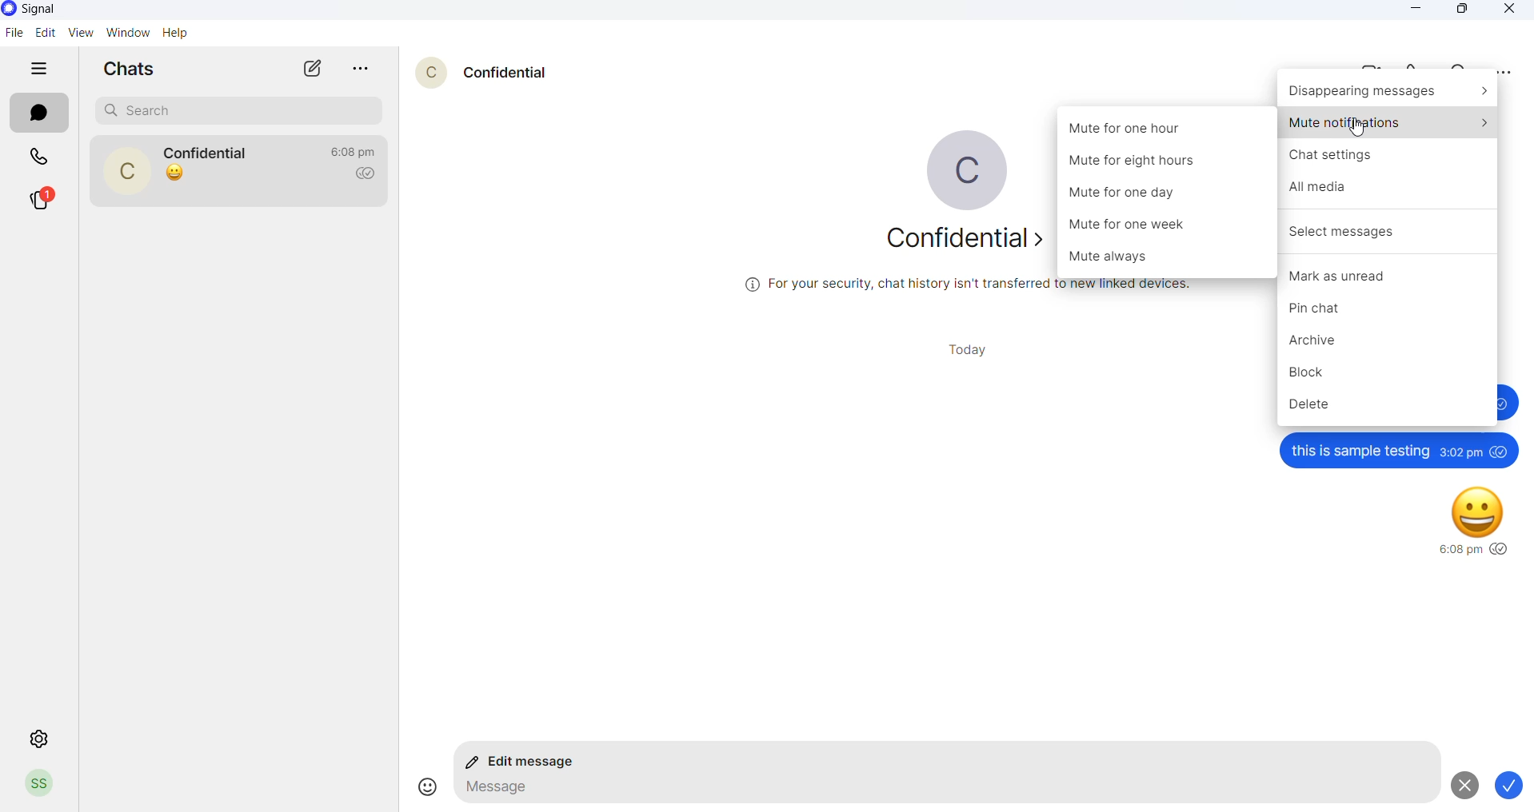 This screenshot has height=812, width=1534. Describe the element at coordinates (949, 240) in the screenshot. I see `about contact` at that location.